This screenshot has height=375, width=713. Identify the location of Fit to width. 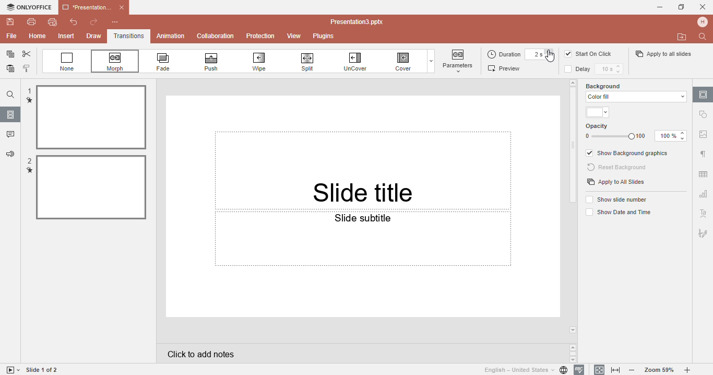
(616, 370).